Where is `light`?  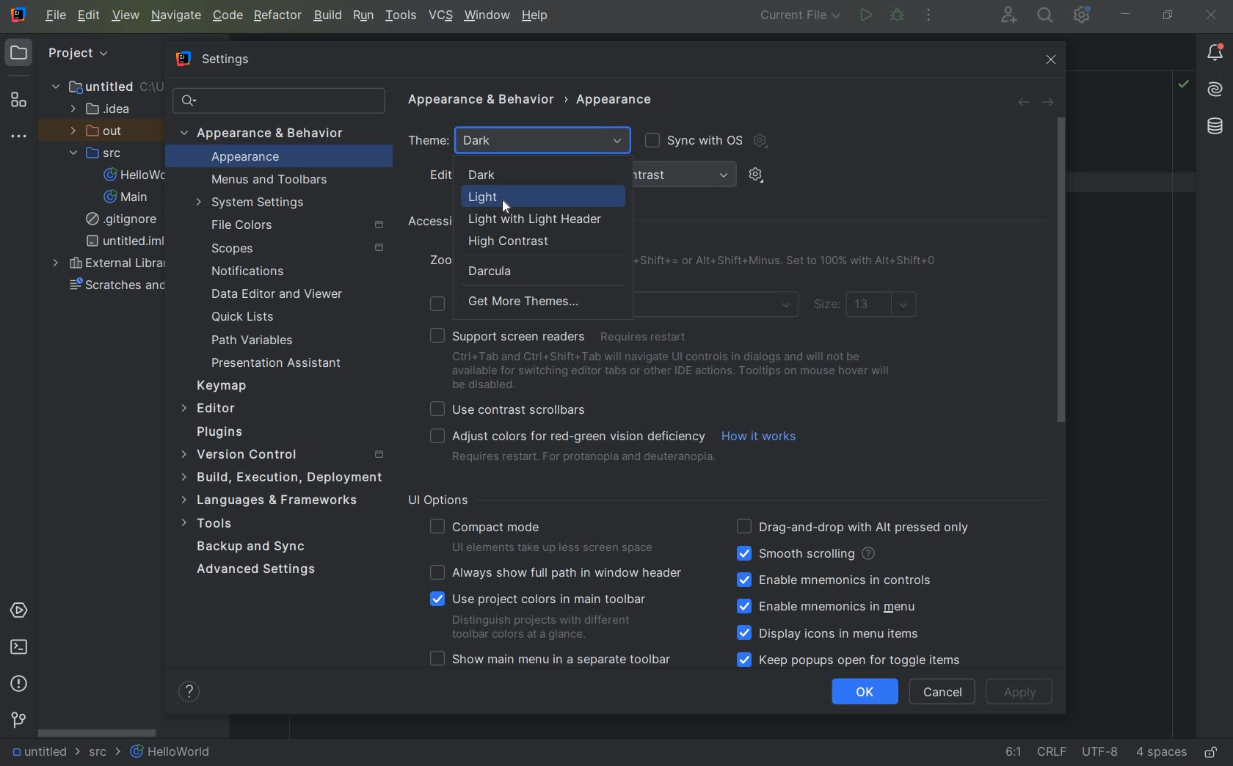 light is located at coordinates (496, 197).